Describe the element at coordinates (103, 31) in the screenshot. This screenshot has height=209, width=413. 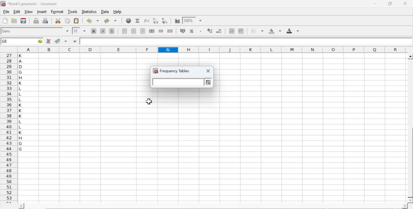
I see `italic` at that location.